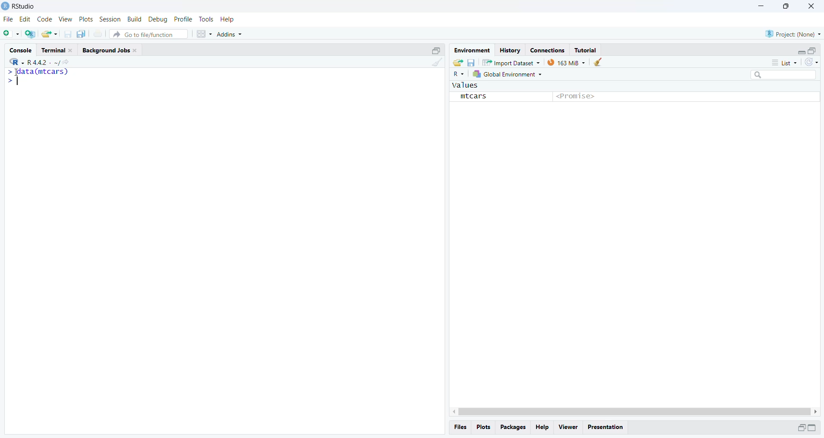  Describe the element at coordinates (802, 427) in the screenshot. I see `open in separate window` at that location.